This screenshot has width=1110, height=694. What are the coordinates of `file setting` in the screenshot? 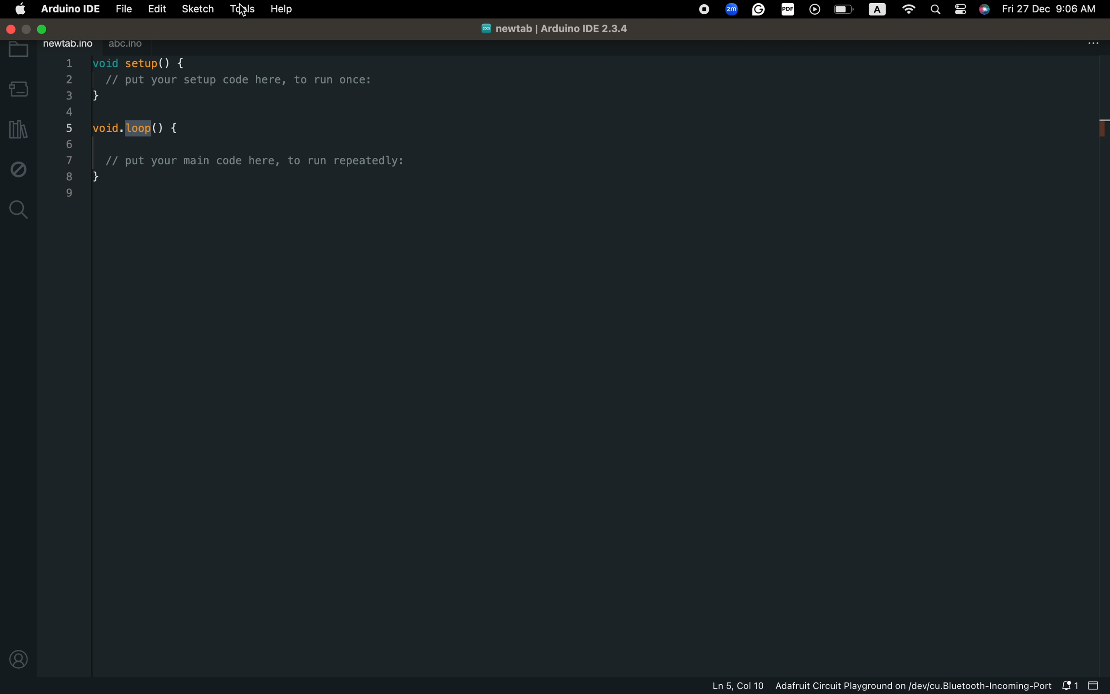 It's located at (1090, 43).